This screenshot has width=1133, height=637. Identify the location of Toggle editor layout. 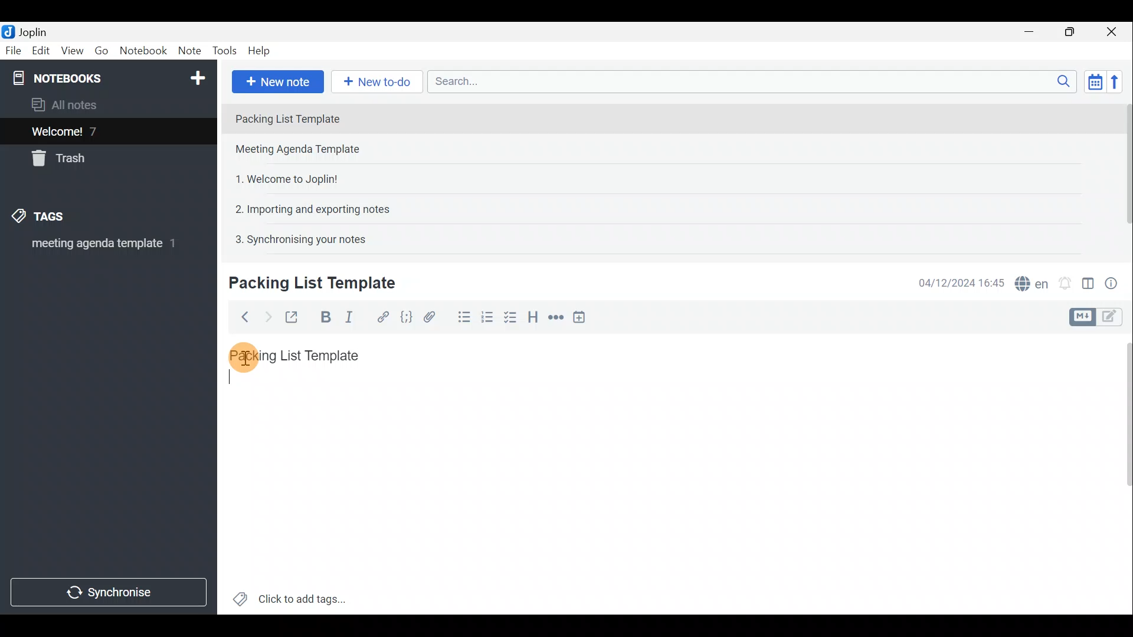
(1088, 280).